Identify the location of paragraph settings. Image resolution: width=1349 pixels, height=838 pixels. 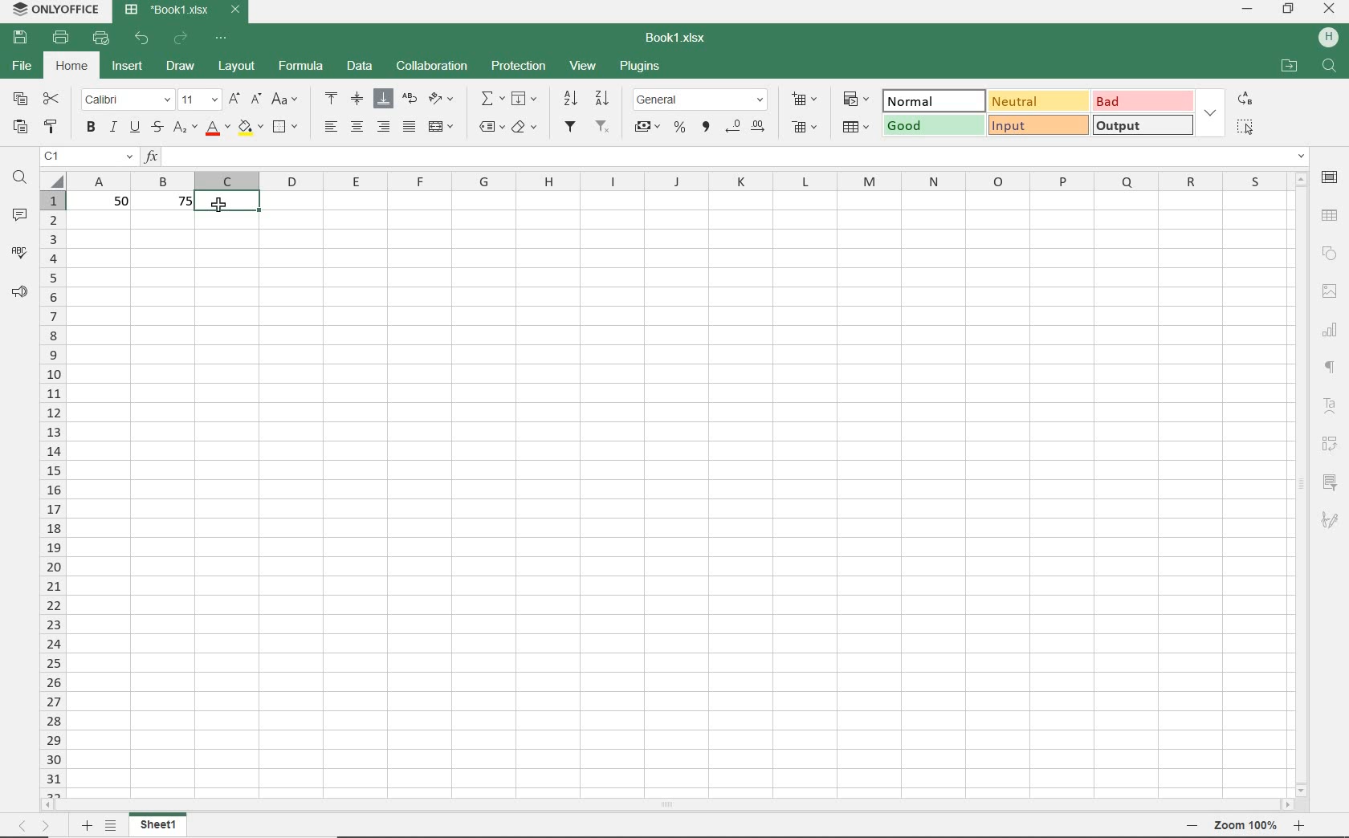
(1331, 367).